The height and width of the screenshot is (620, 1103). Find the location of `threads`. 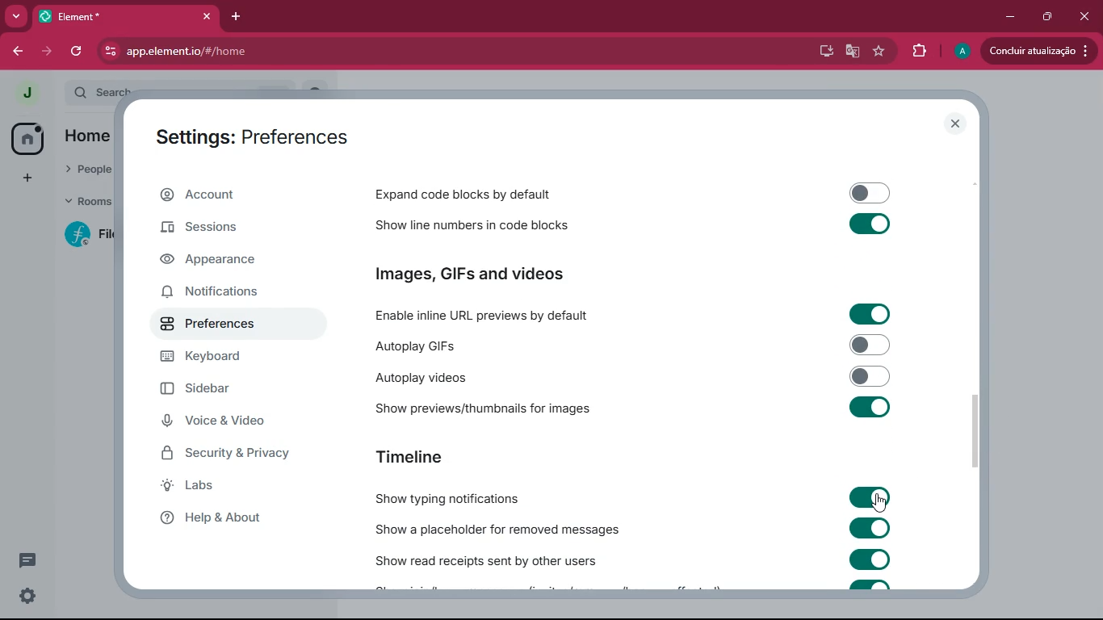

threads is located at coordinates (29, 559).